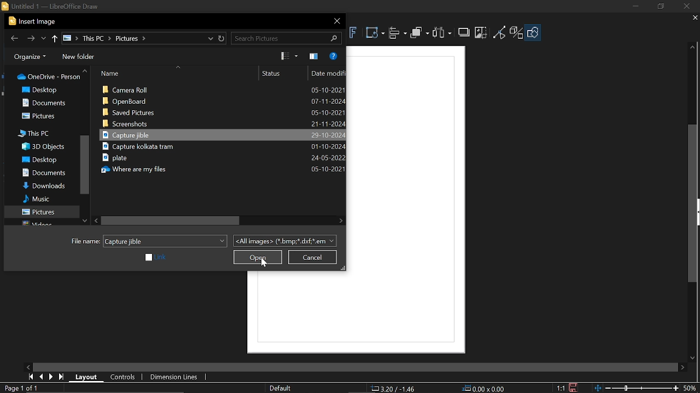 Image resolution: width=700 pixels, height=393 pixels. What do you see at coordinates (30, 377) in the screenshot?
I see `First page` at bounding box center [30, 377].